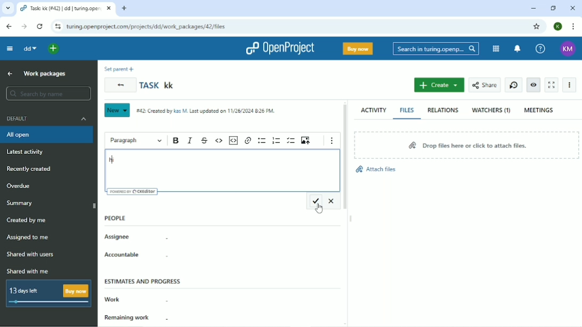  Describe the element at coordinates (119, 69) in the screenshot. I see `Set parent` at that location.